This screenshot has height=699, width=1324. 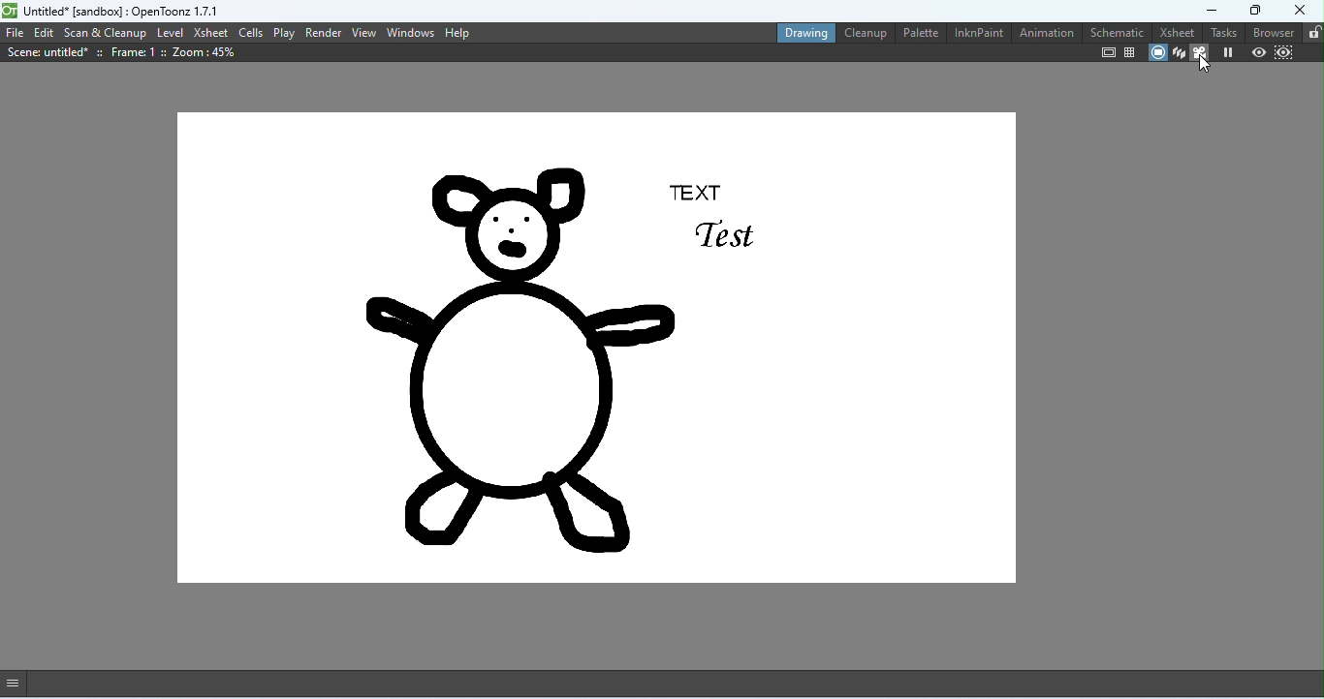 I want to click on scan & cleanup, so click(x=107, y=33).